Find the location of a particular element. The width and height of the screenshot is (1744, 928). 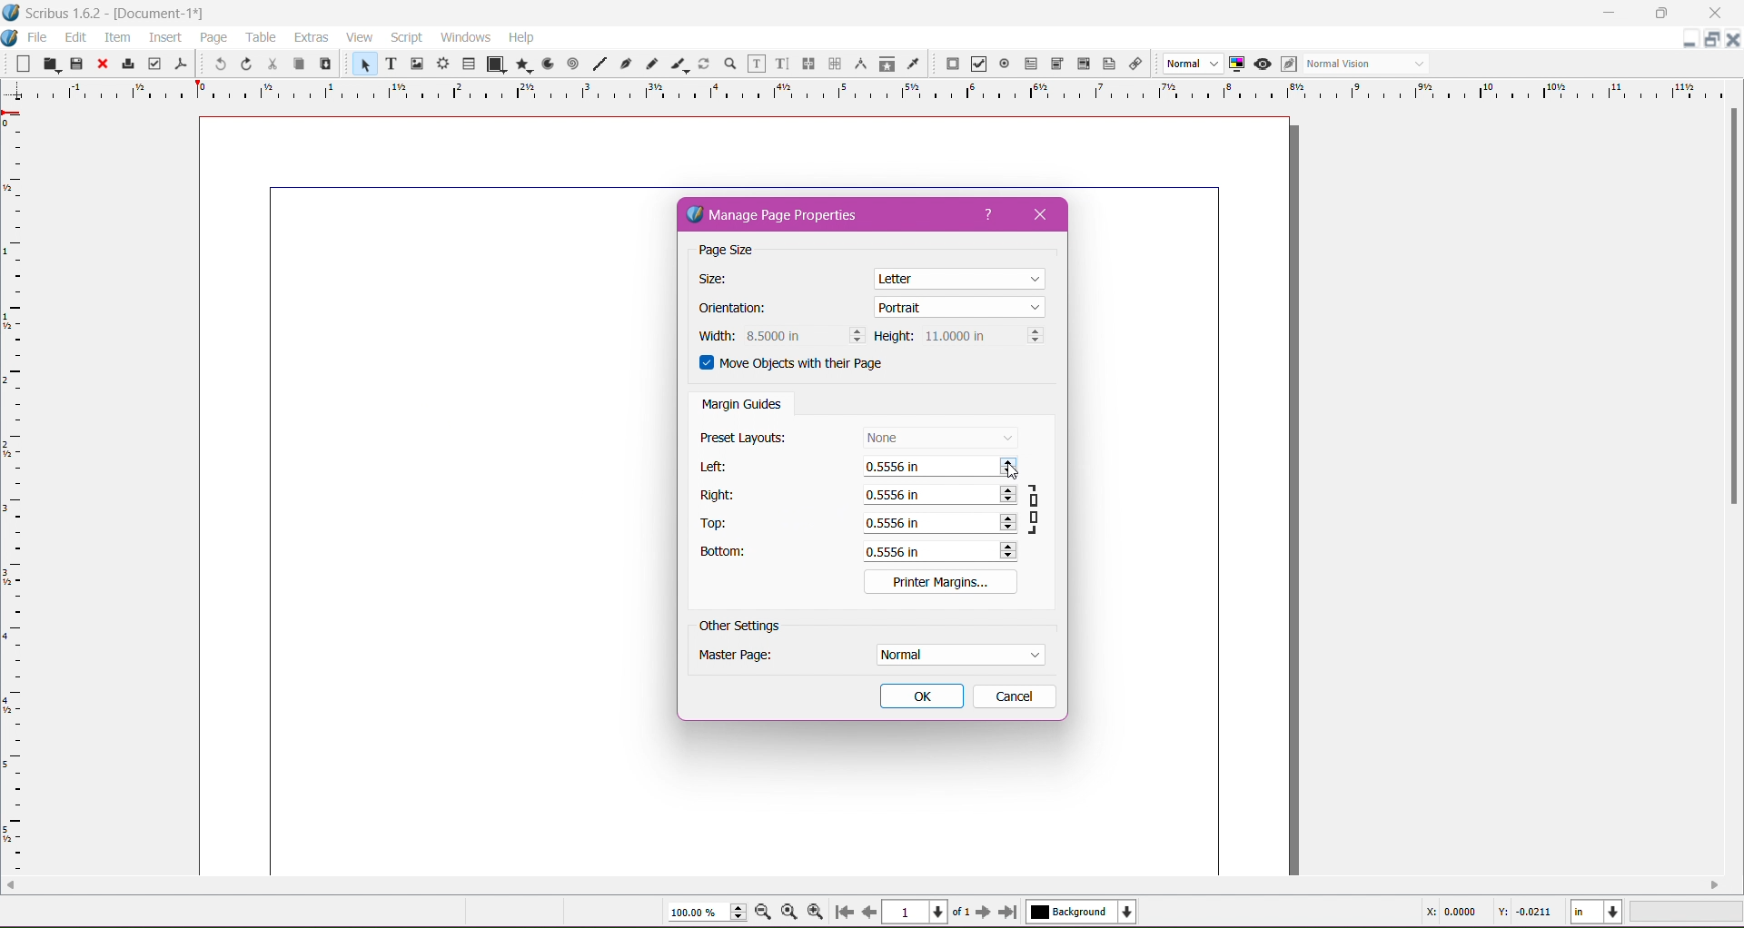

Open is located at coordinates (48, 64).